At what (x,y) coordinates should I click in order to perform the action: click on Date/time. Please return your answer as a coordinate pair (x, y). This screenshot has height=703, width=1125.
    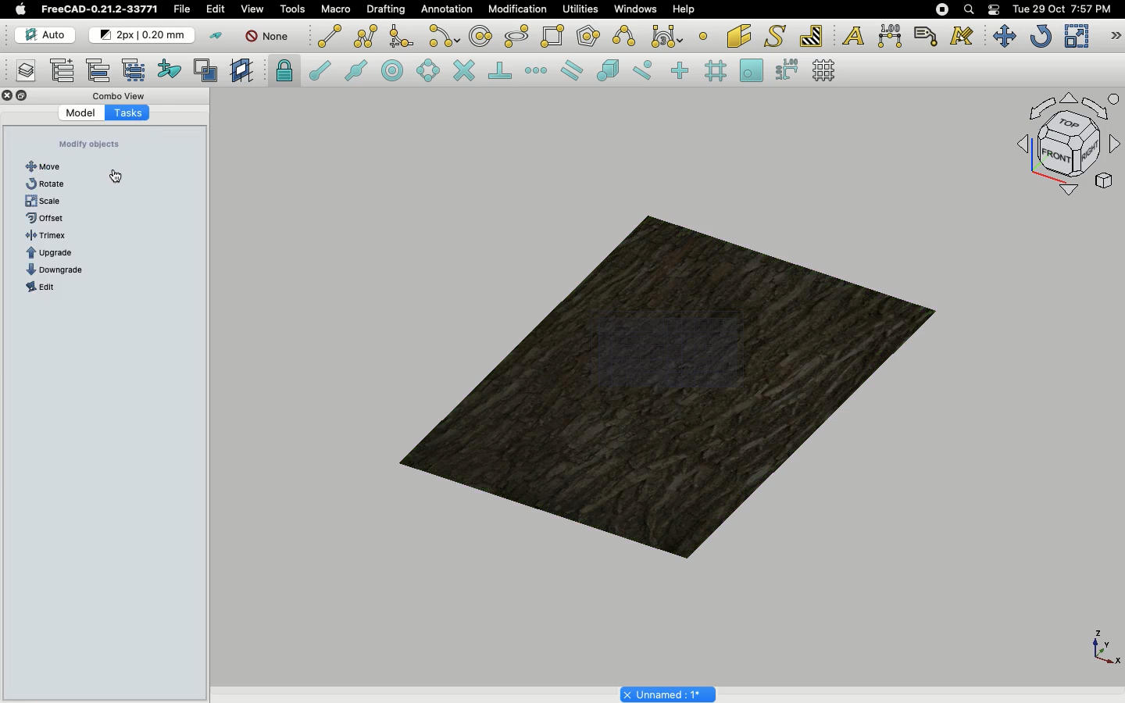
    Looking at the image, I should click on (1062, 8).